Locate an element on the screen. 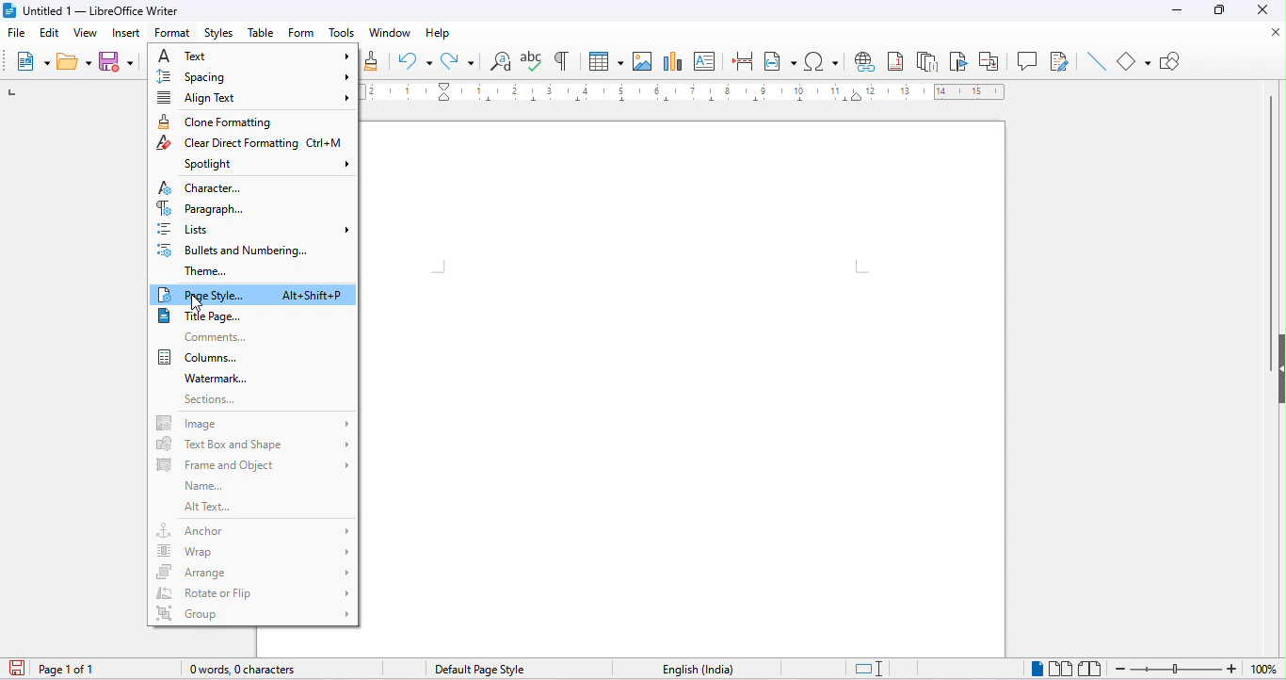   is located at coordinates (82, 32).